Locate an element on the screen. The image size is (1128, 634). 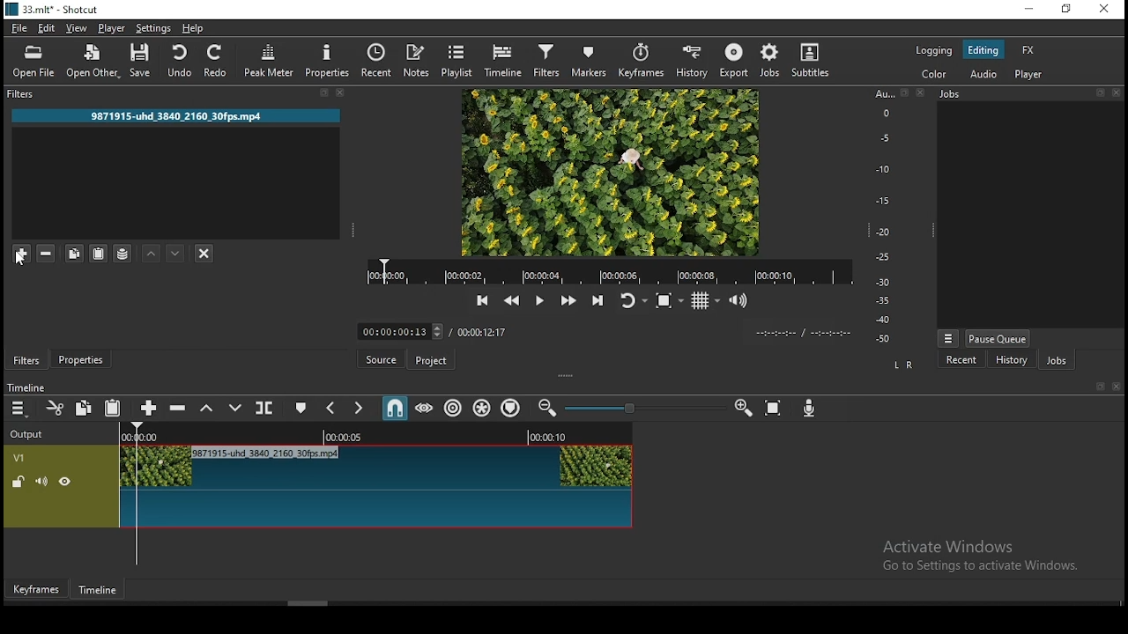
pause queue is located at coordinates (998, 337).